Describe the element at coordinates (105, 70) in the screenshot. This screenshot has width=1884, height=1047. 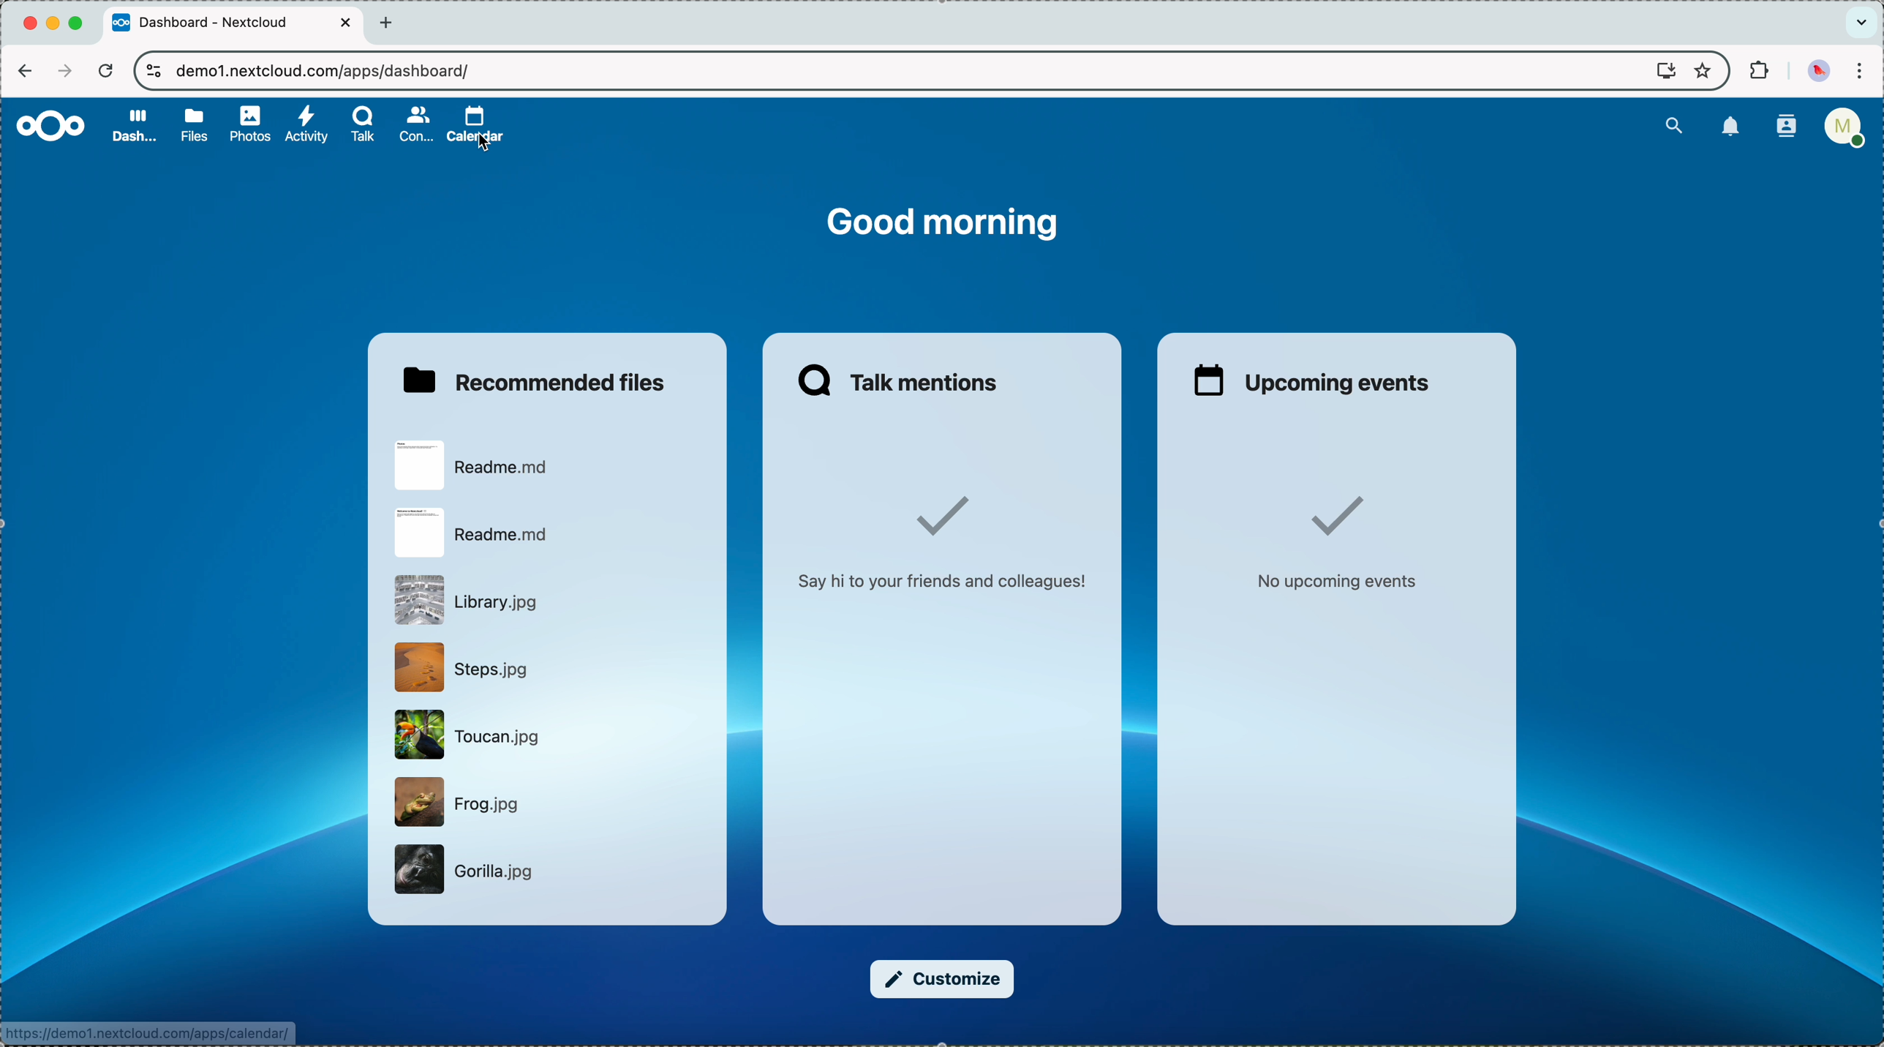
I see `refresh the page` at that location.